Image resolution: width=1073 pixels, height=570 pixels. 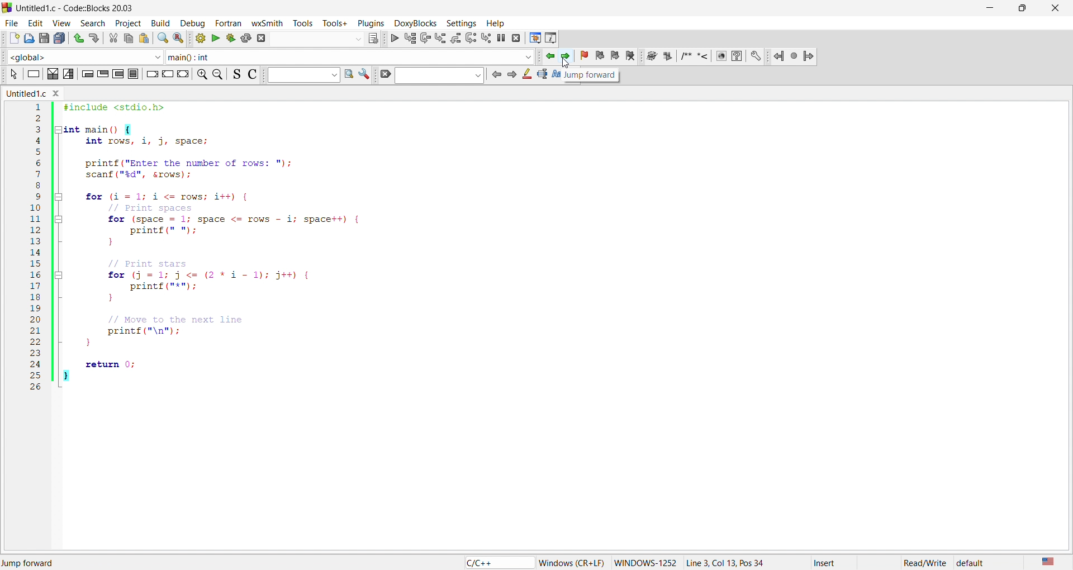 What do you see at coordinates (178, 38) in the screenshot?
I see `replace` at bounding box center [178, 38].